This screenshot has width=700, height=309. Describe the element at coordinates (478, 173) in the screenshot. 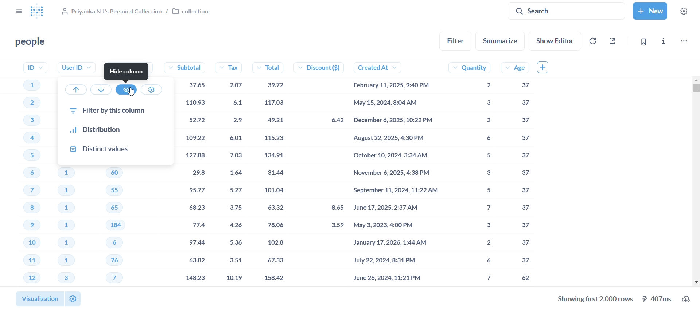

I see `quantity` at that location.